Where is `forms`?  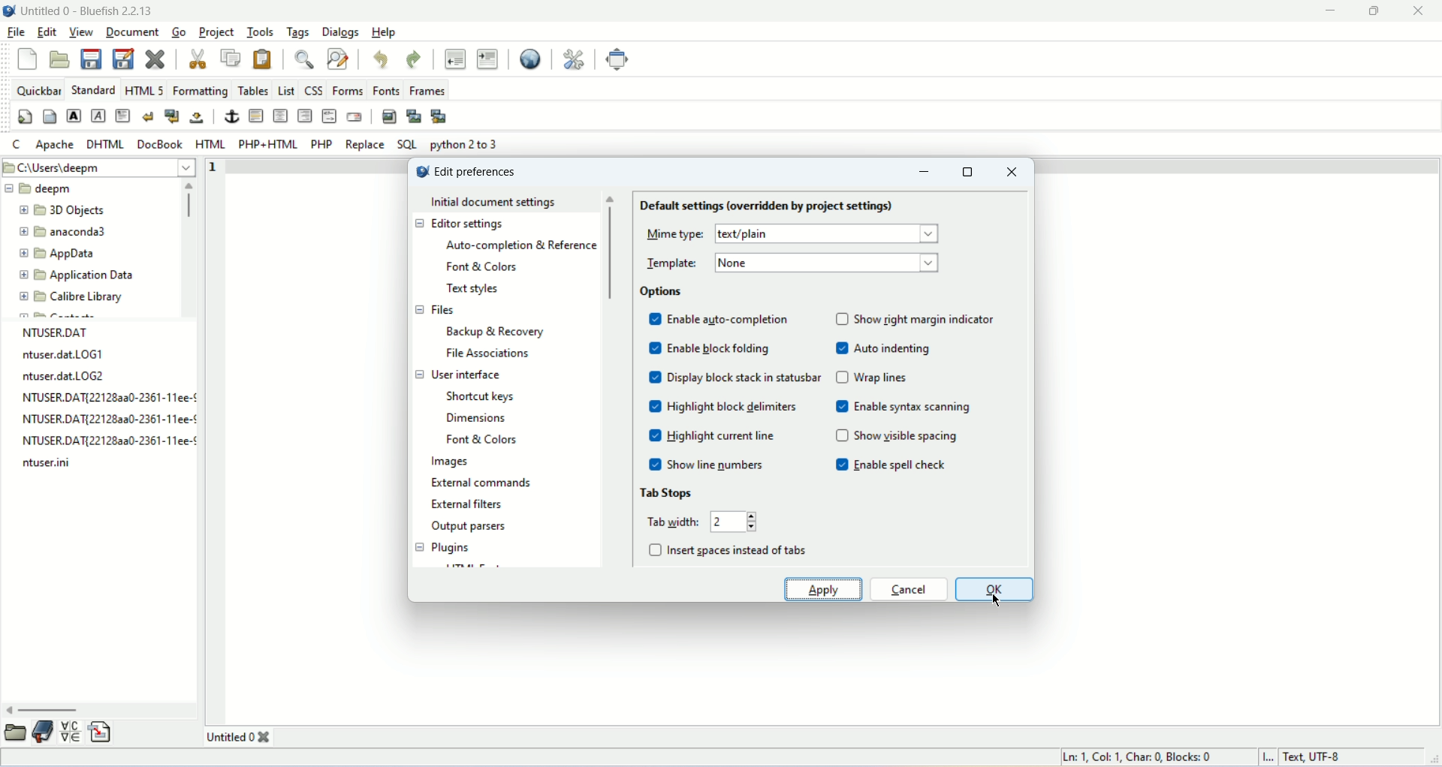 forms is located at coordinates (347, 89).